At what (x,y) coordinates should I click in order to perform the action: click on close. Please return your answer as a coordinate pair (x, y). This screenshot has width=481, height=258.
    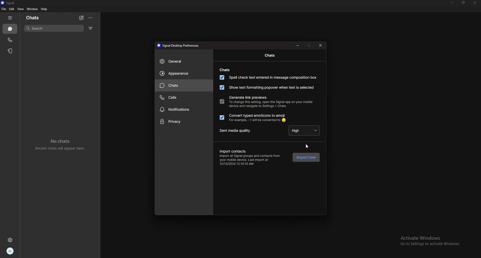
    Looking at the image, I should click on (474, 3).